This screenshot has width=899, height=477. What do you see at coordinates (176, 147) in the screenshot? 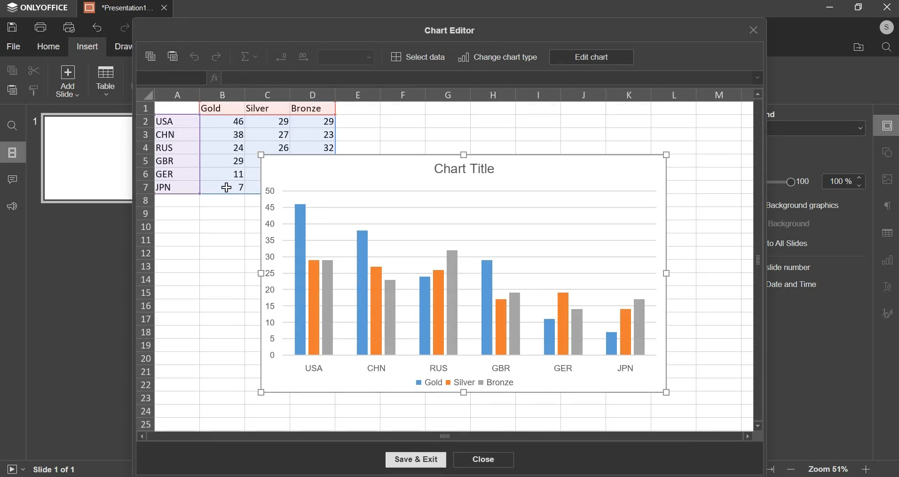
I see `rus` at bounding box center [176, 147].